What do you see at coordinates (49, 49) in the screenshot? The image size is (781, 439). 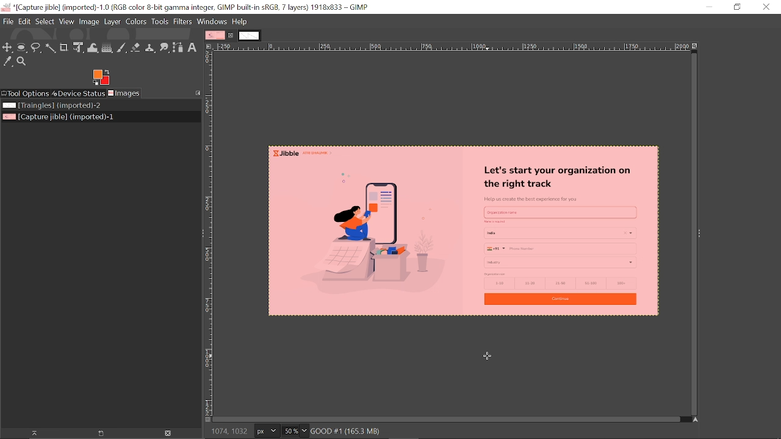 I see `Fuzzy select tool` at bounding box center [49, 49].